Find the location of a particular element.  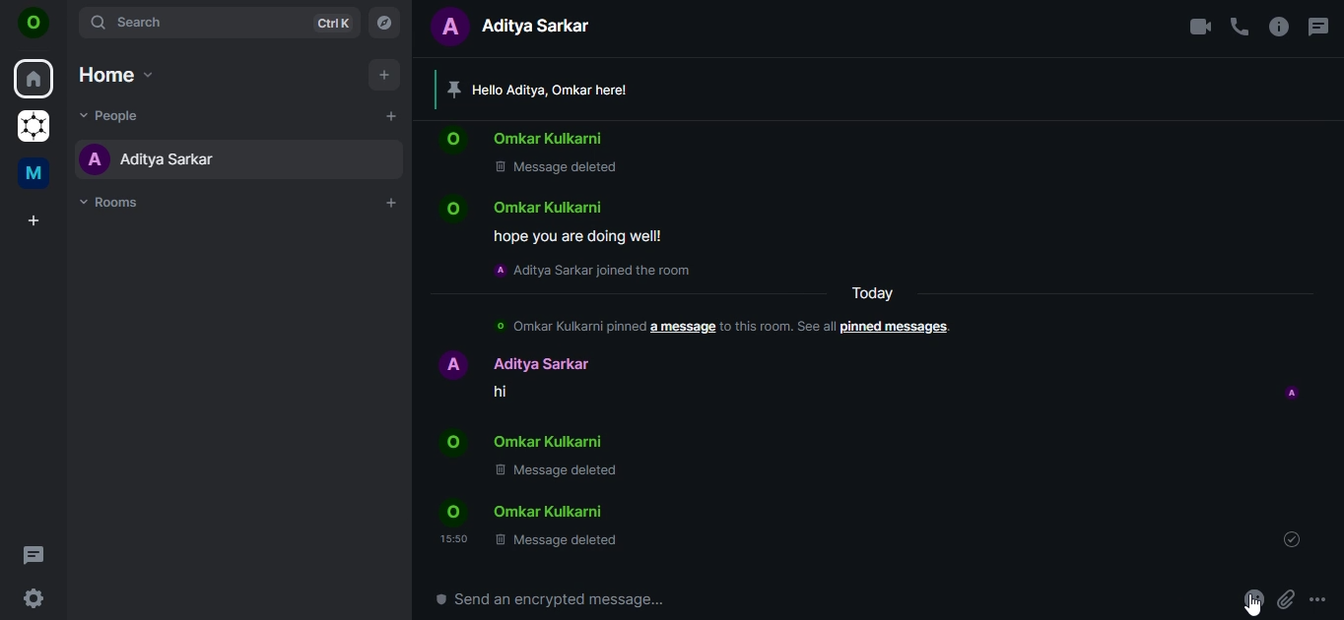

add is located at coordinates (384, 75).